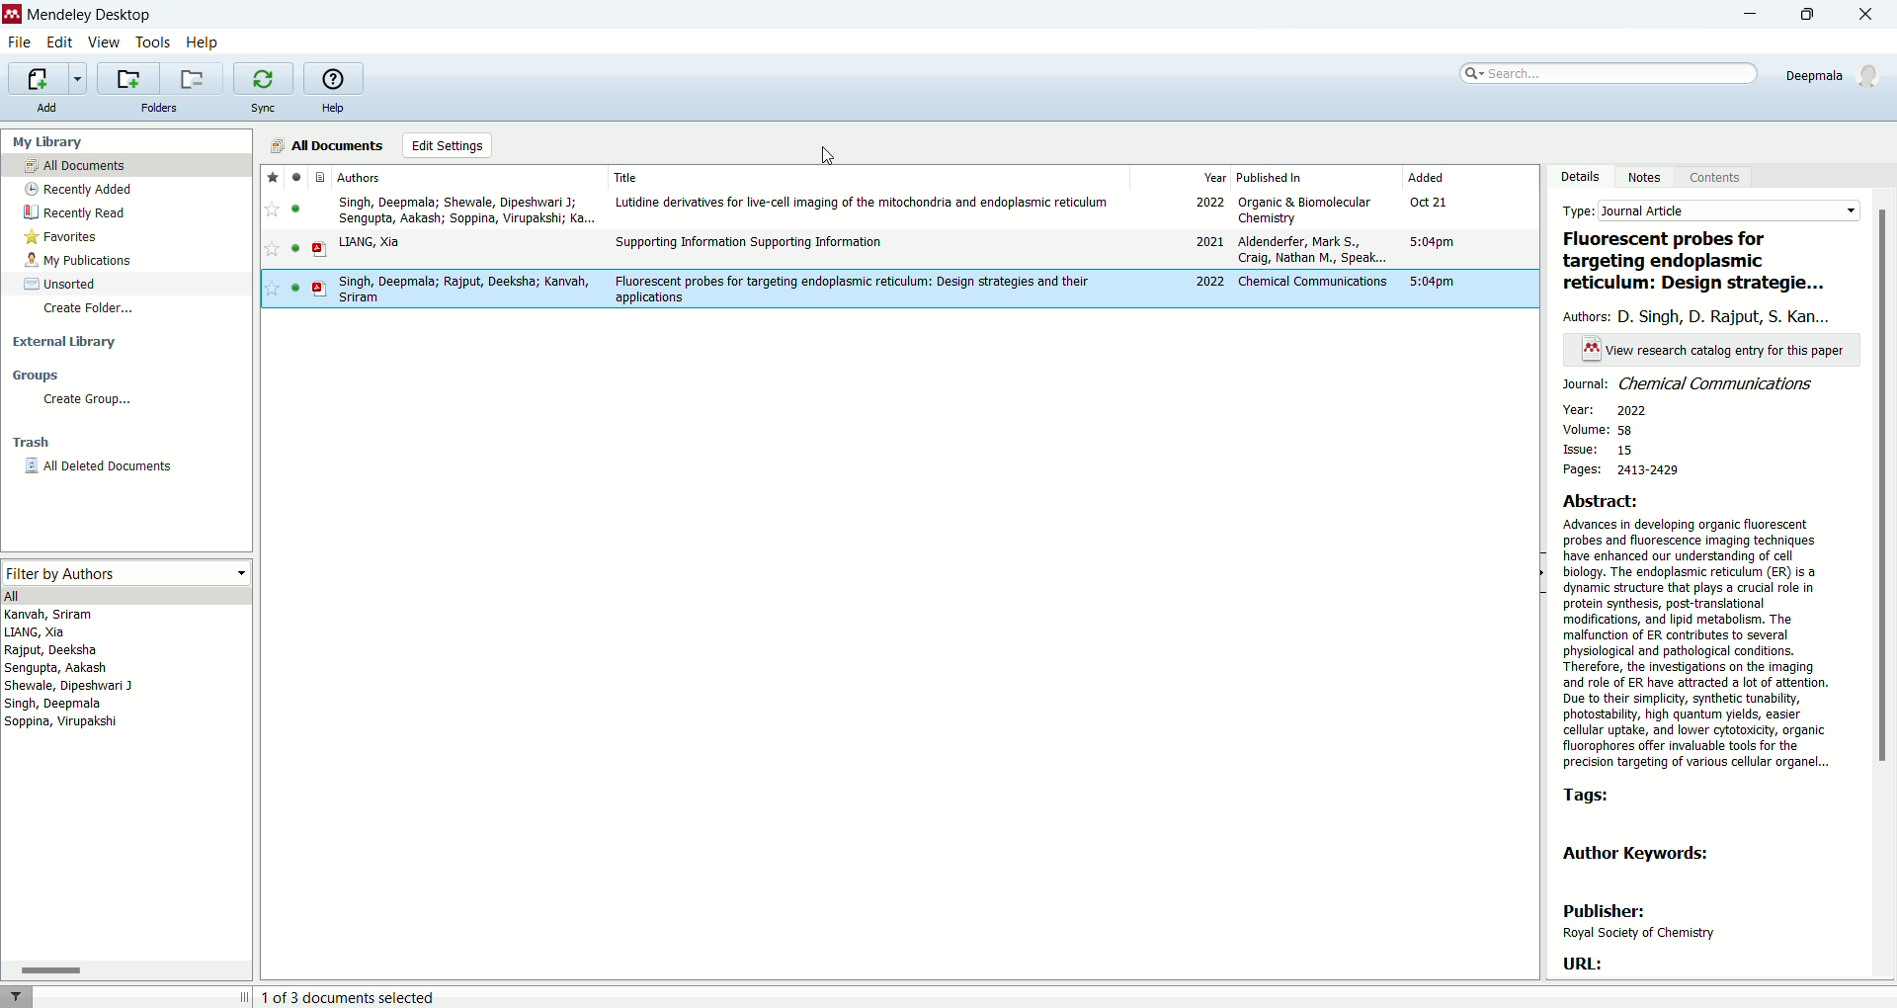 This screenshot has height=1008, width=1897. I want to click on account, so click(1830, 74).